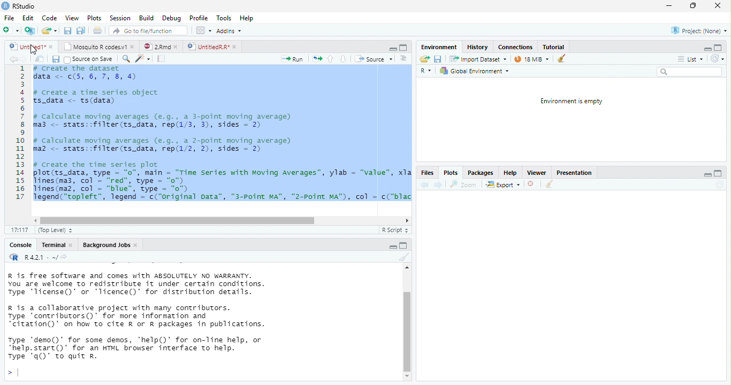  I want to click on wrokspace pan, so click(203, 30).